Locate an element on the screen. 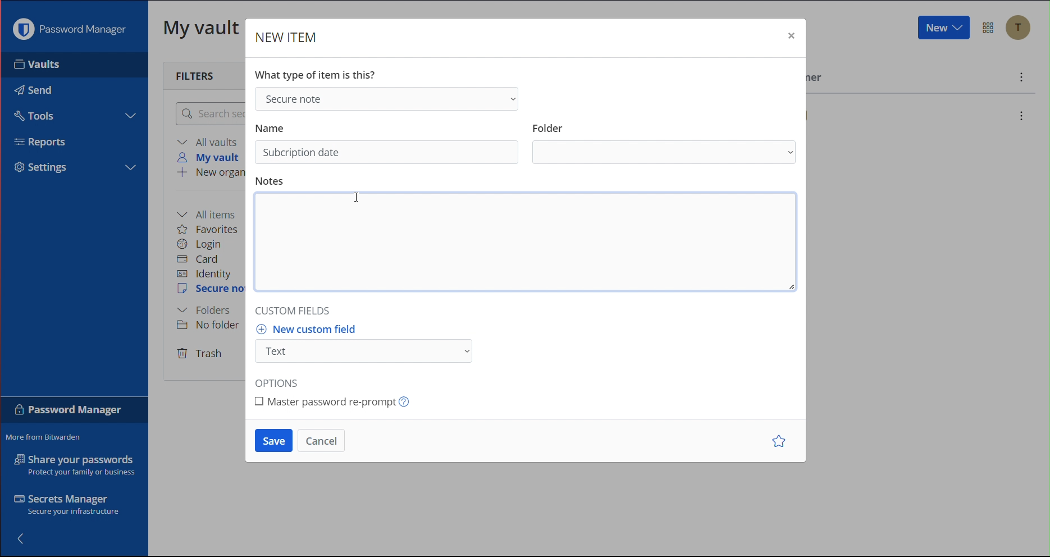  Share your passwords is located at coordinates (75, 465).